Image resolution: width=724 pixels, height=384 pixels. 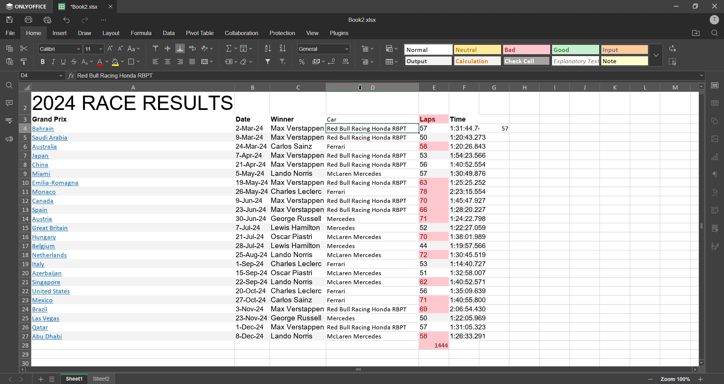 What do you see at coordinates (169, 33) in the screenshot?
I see `data` at bounding box center [169, 33].